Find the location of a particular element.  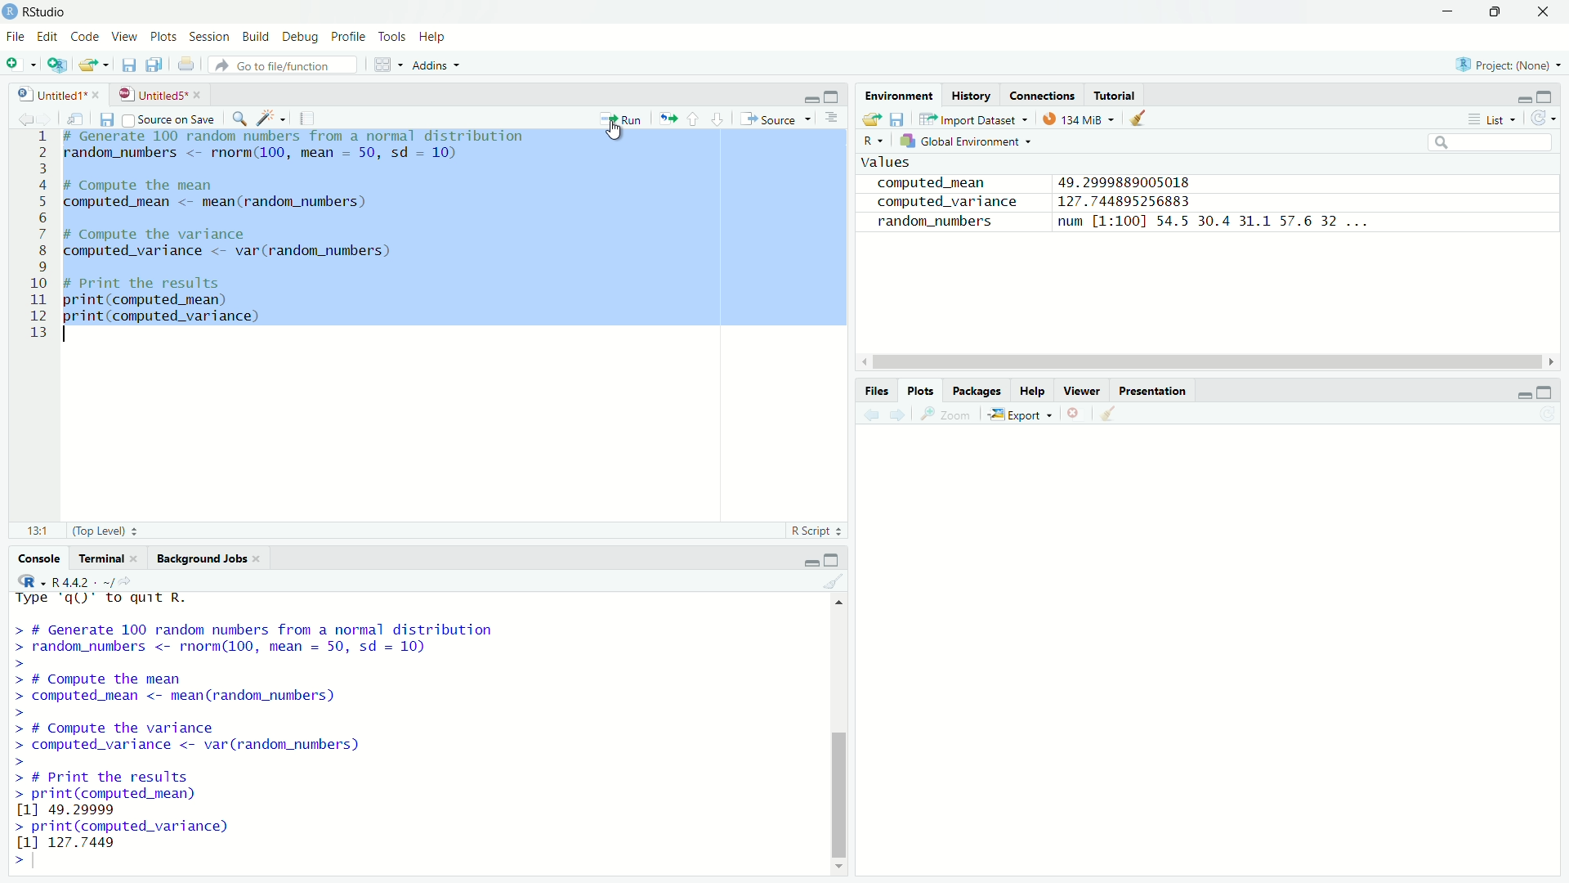

run the current line or selection is located at coordinates (623, 119).